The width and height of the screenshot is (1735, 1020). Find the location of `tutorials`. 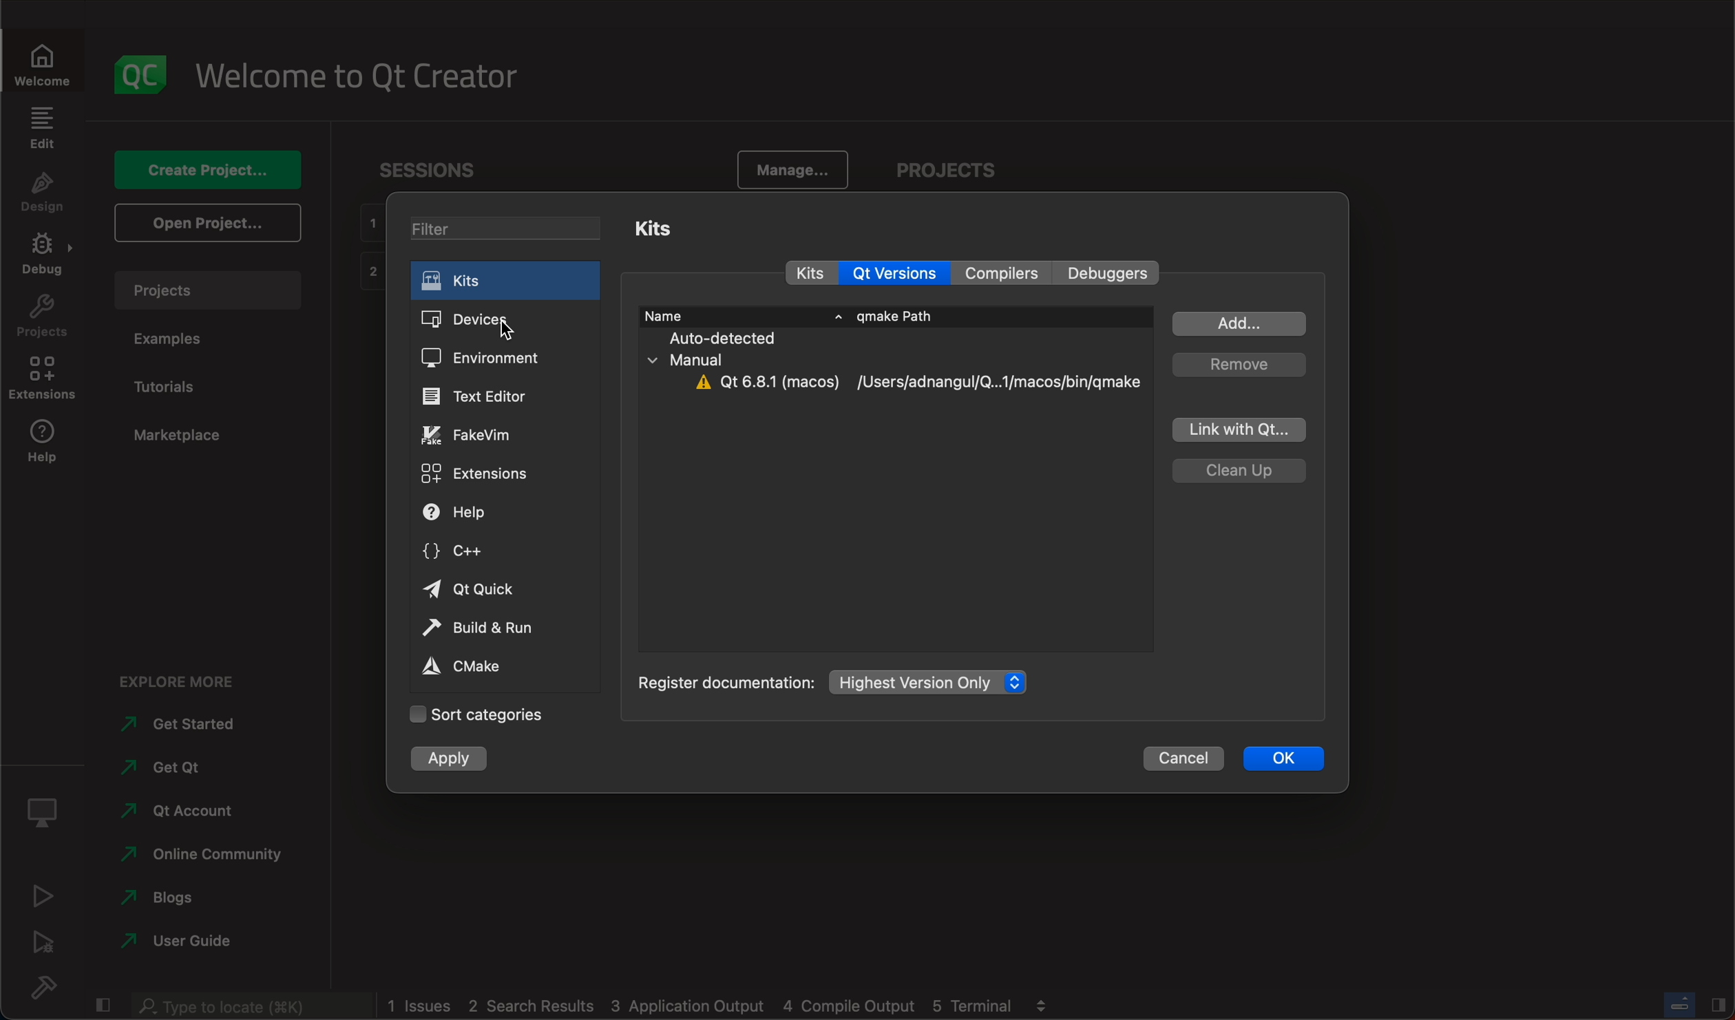

tutorials is located at coordinates (177, 382).